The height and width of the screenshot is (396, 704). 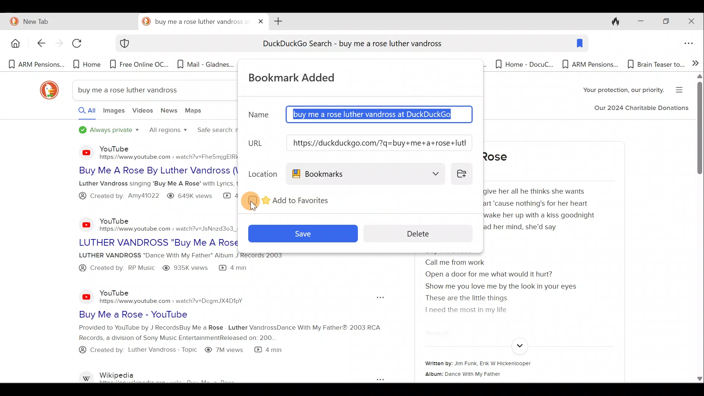 What do you see at coordinates (682, 89) in the screenshot?
I see `Menu` at bounding box center [682, 89].